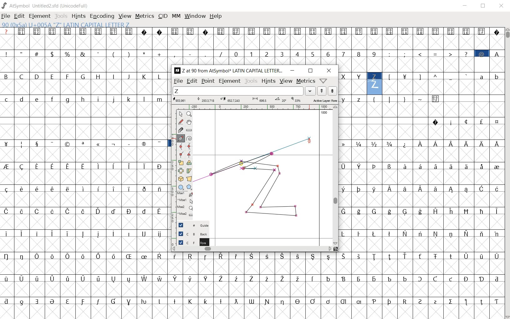 Image resolution: width=510 pixels, height=319 pixels. What do you see at coordinates (189, 114) in the screenshot?
I see `MAGNIFY` at bounding box center [189, 114].